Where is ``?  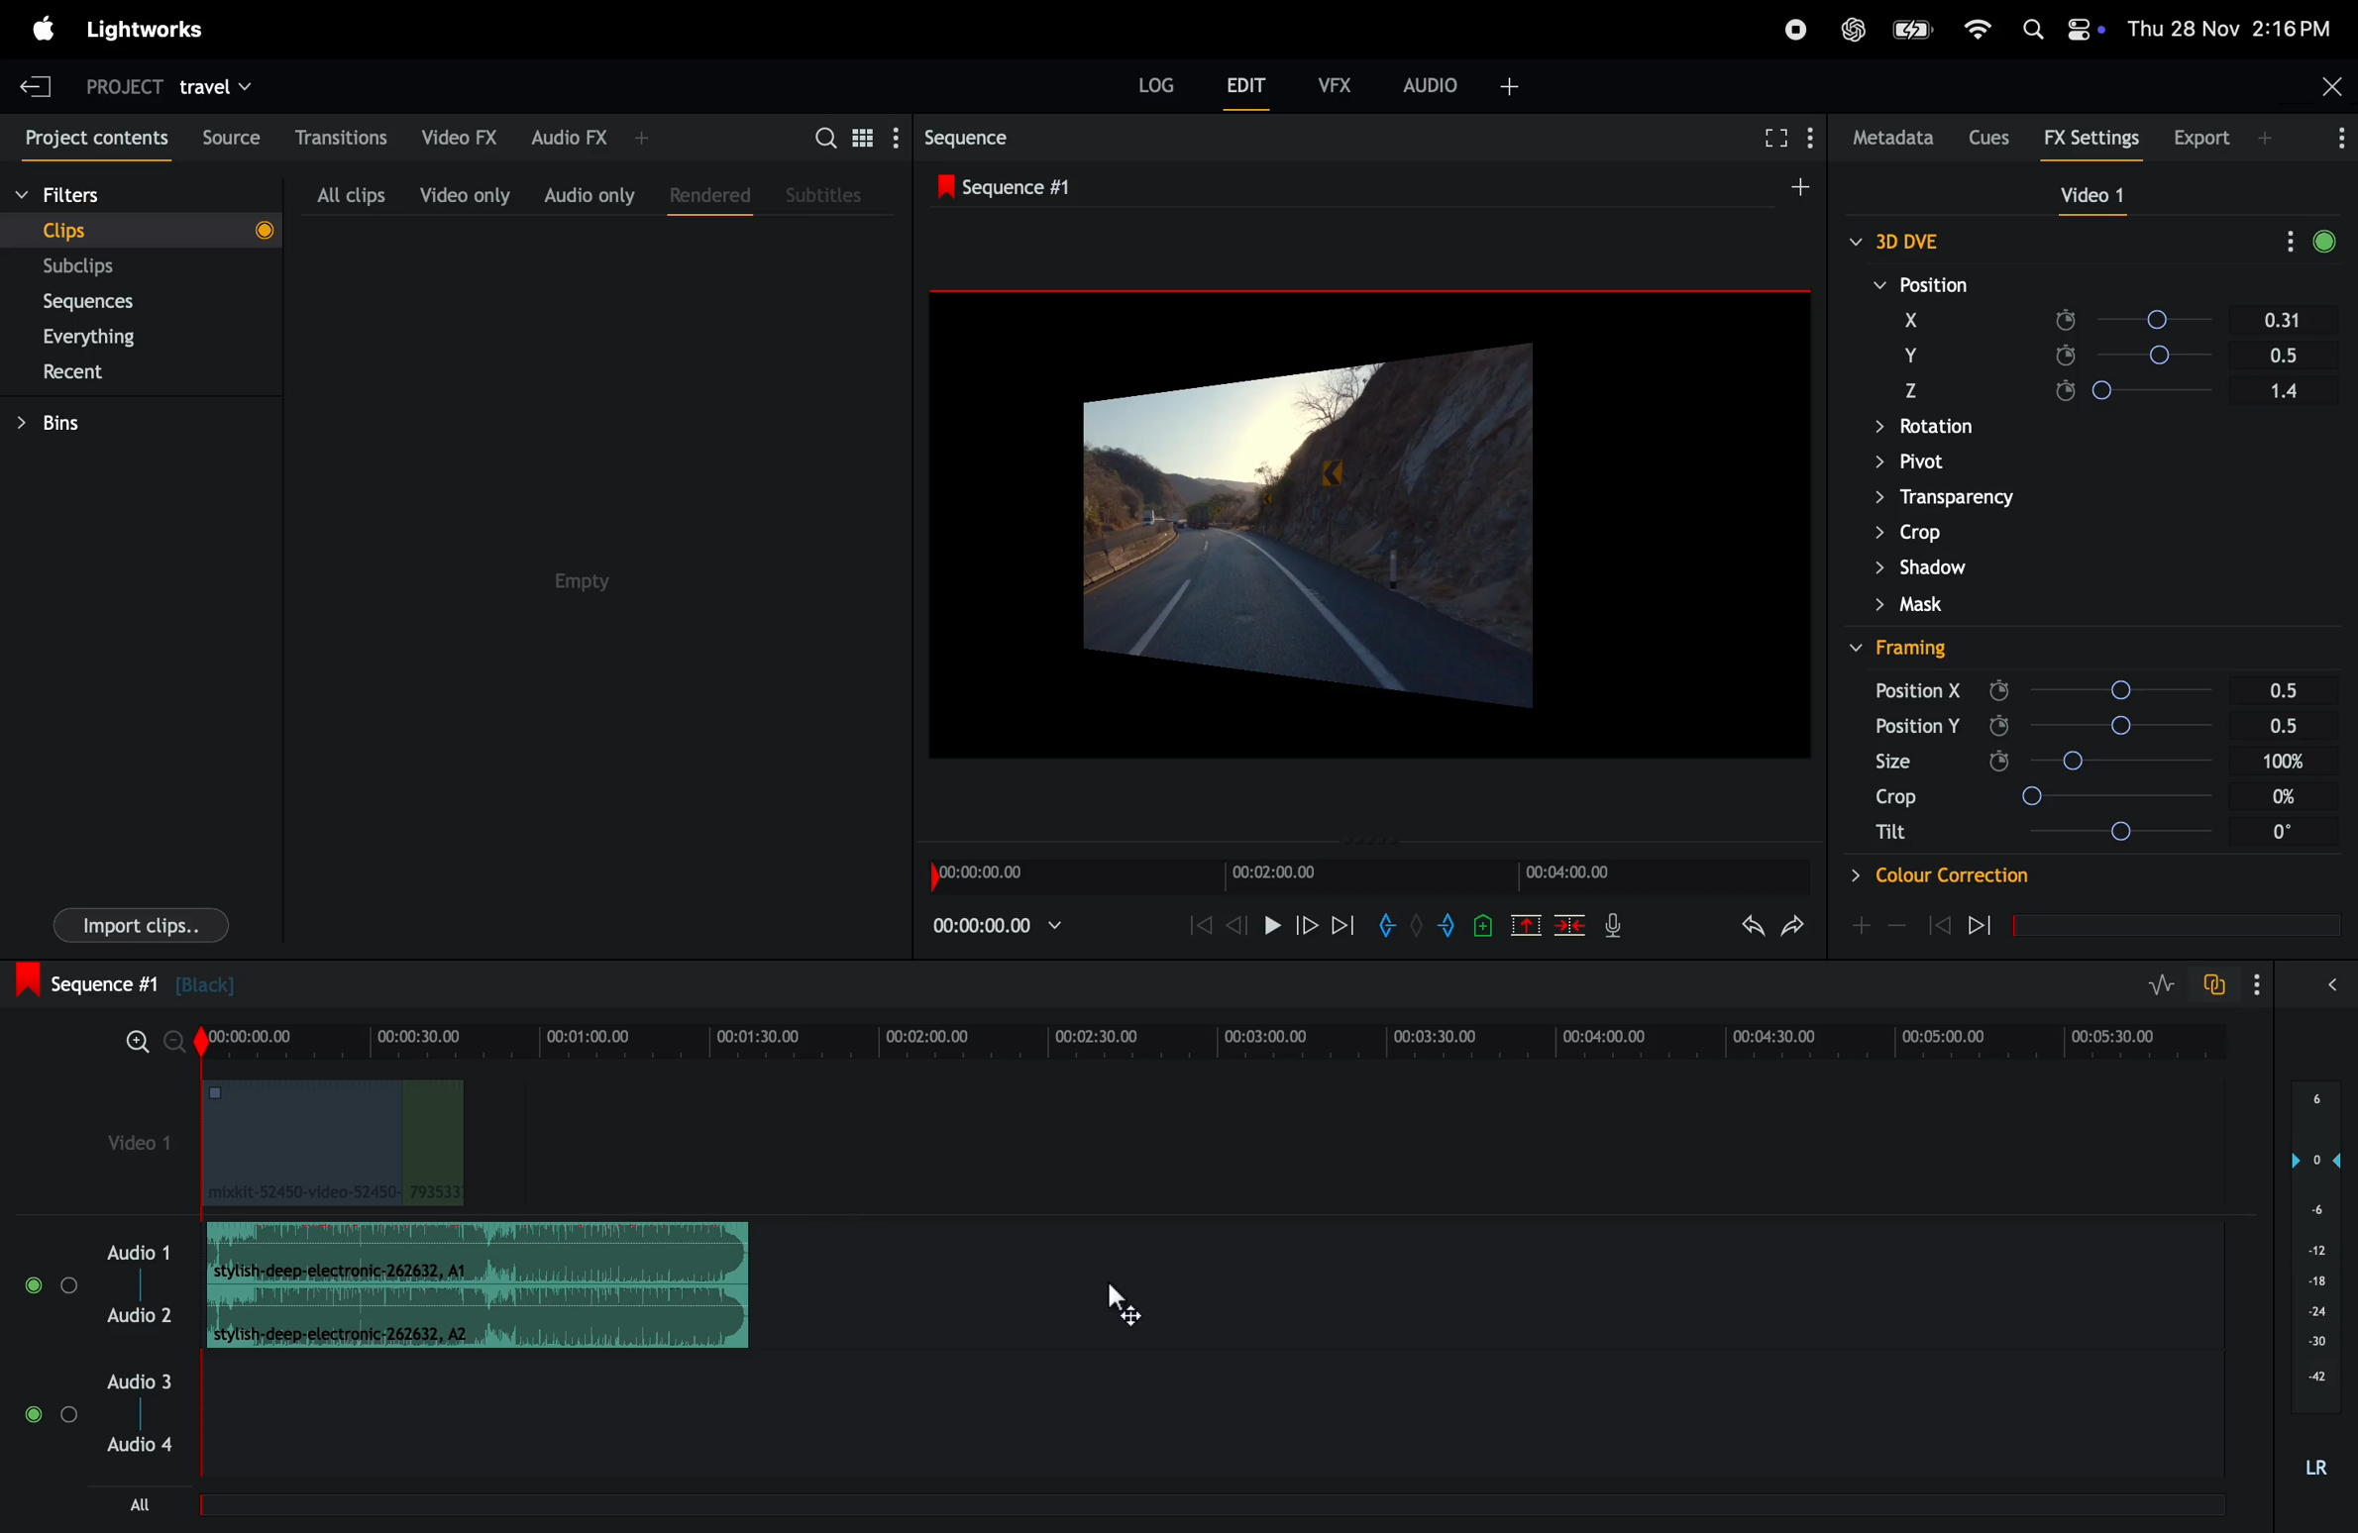
 is located at coordinates (2289, 687).